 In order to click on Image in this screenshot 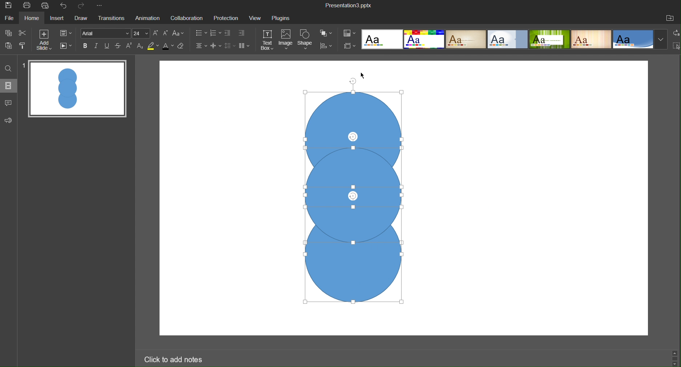, I will do `click(286, 40)`.